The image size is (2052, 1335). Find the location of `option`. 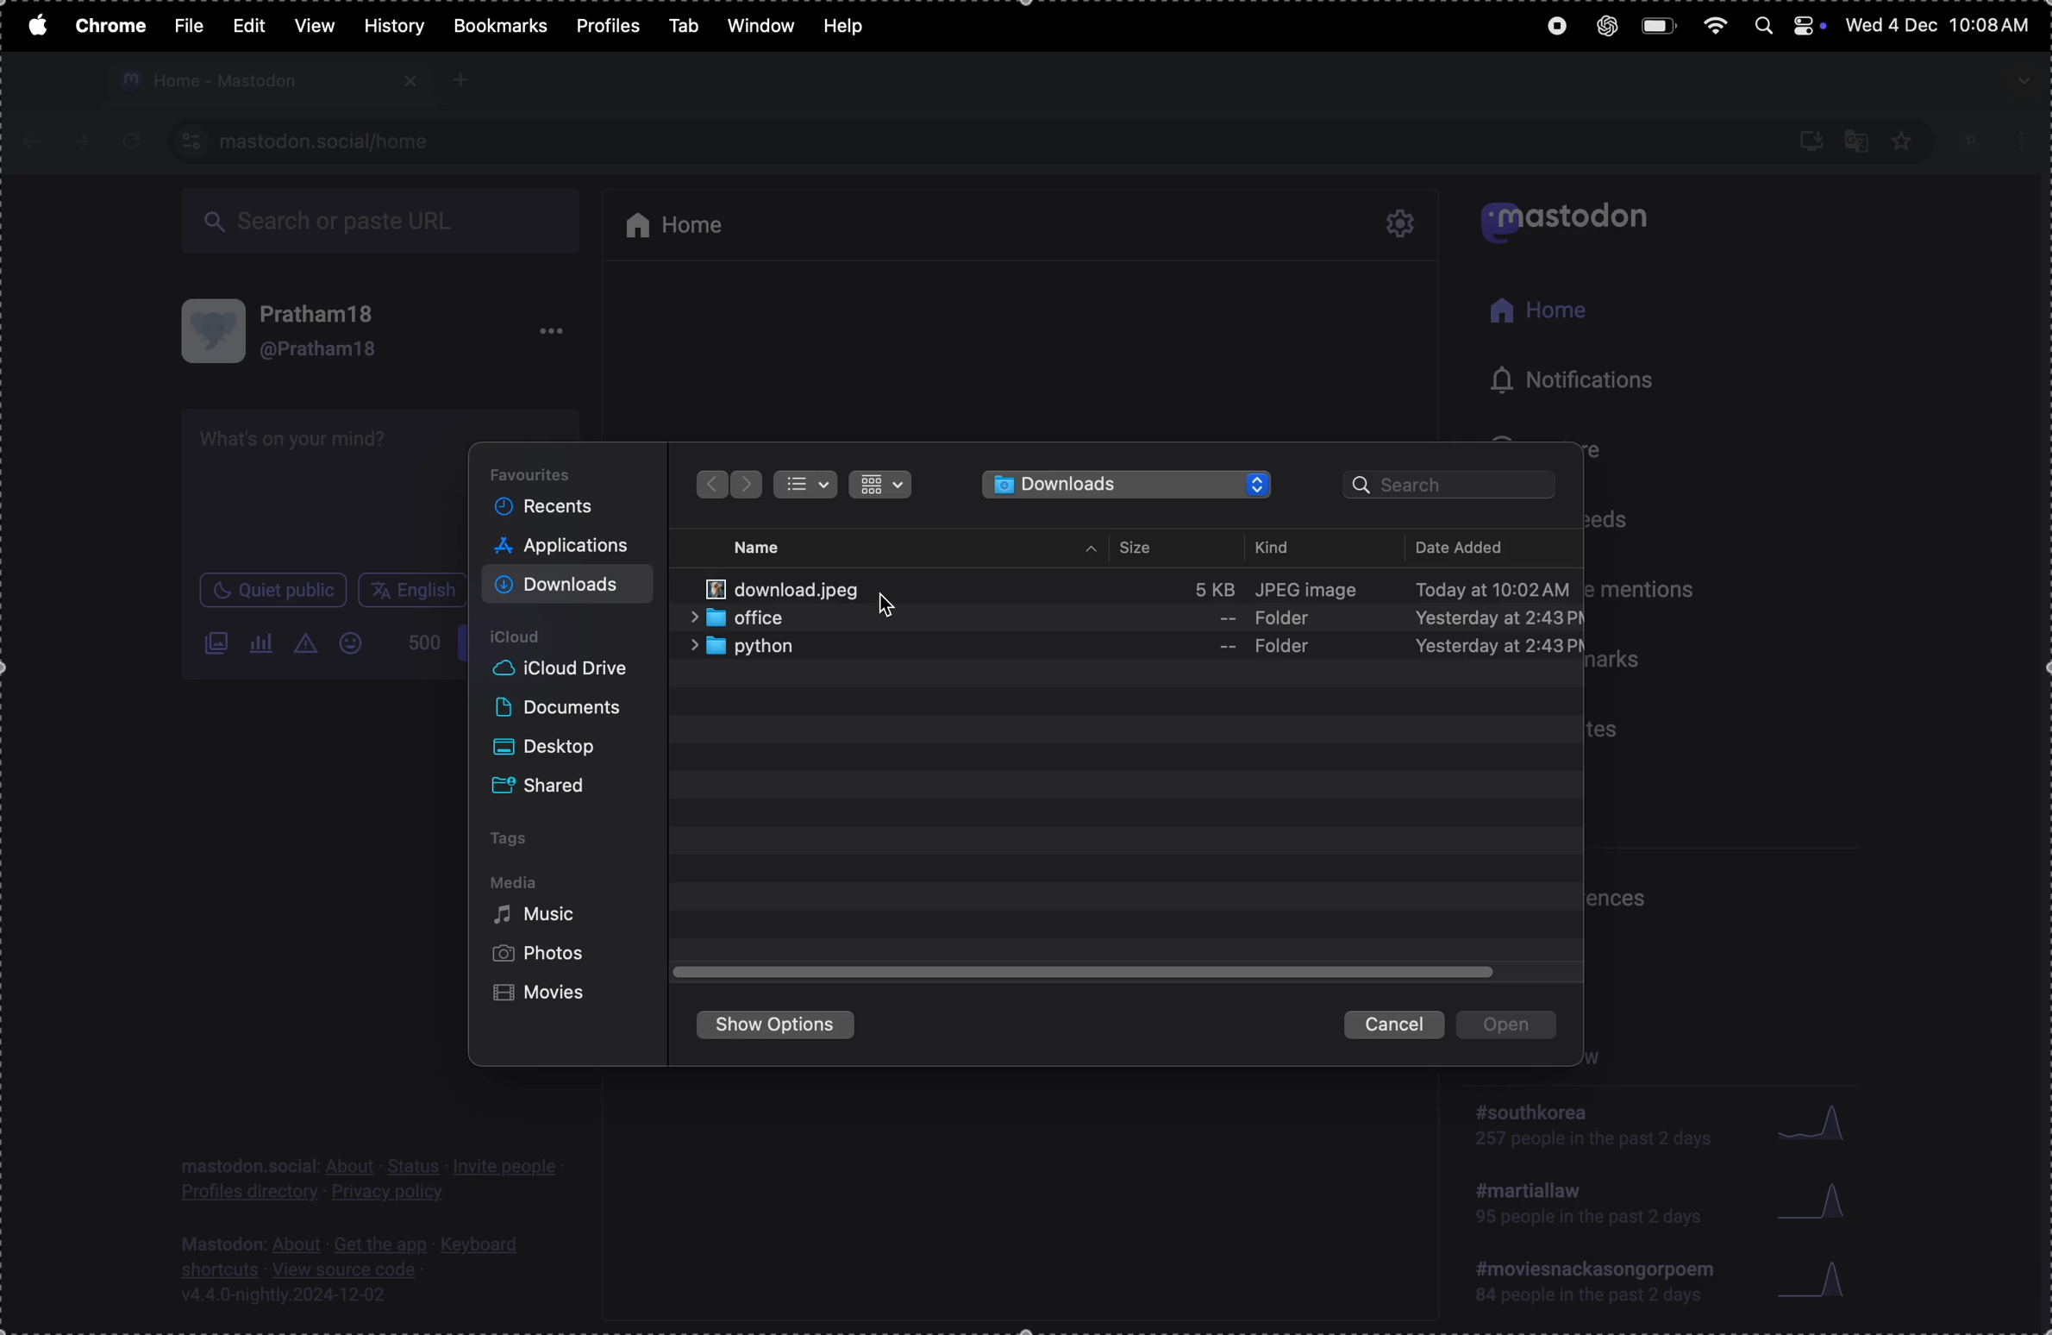

option is located at coordinates (552, 335).